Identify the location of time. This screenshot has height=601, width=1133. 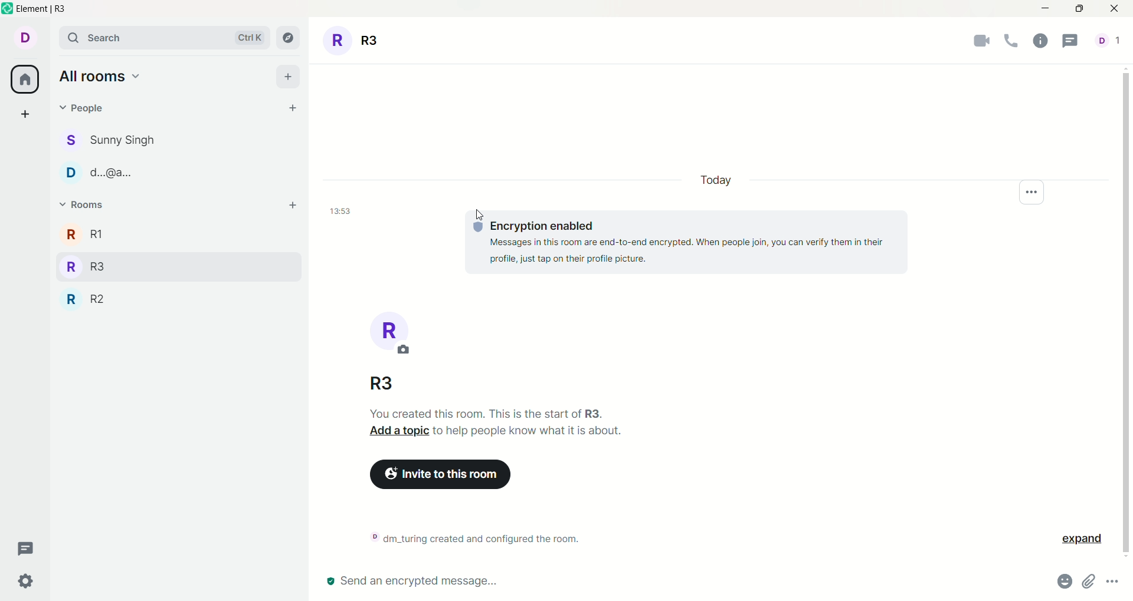
(337, 210).